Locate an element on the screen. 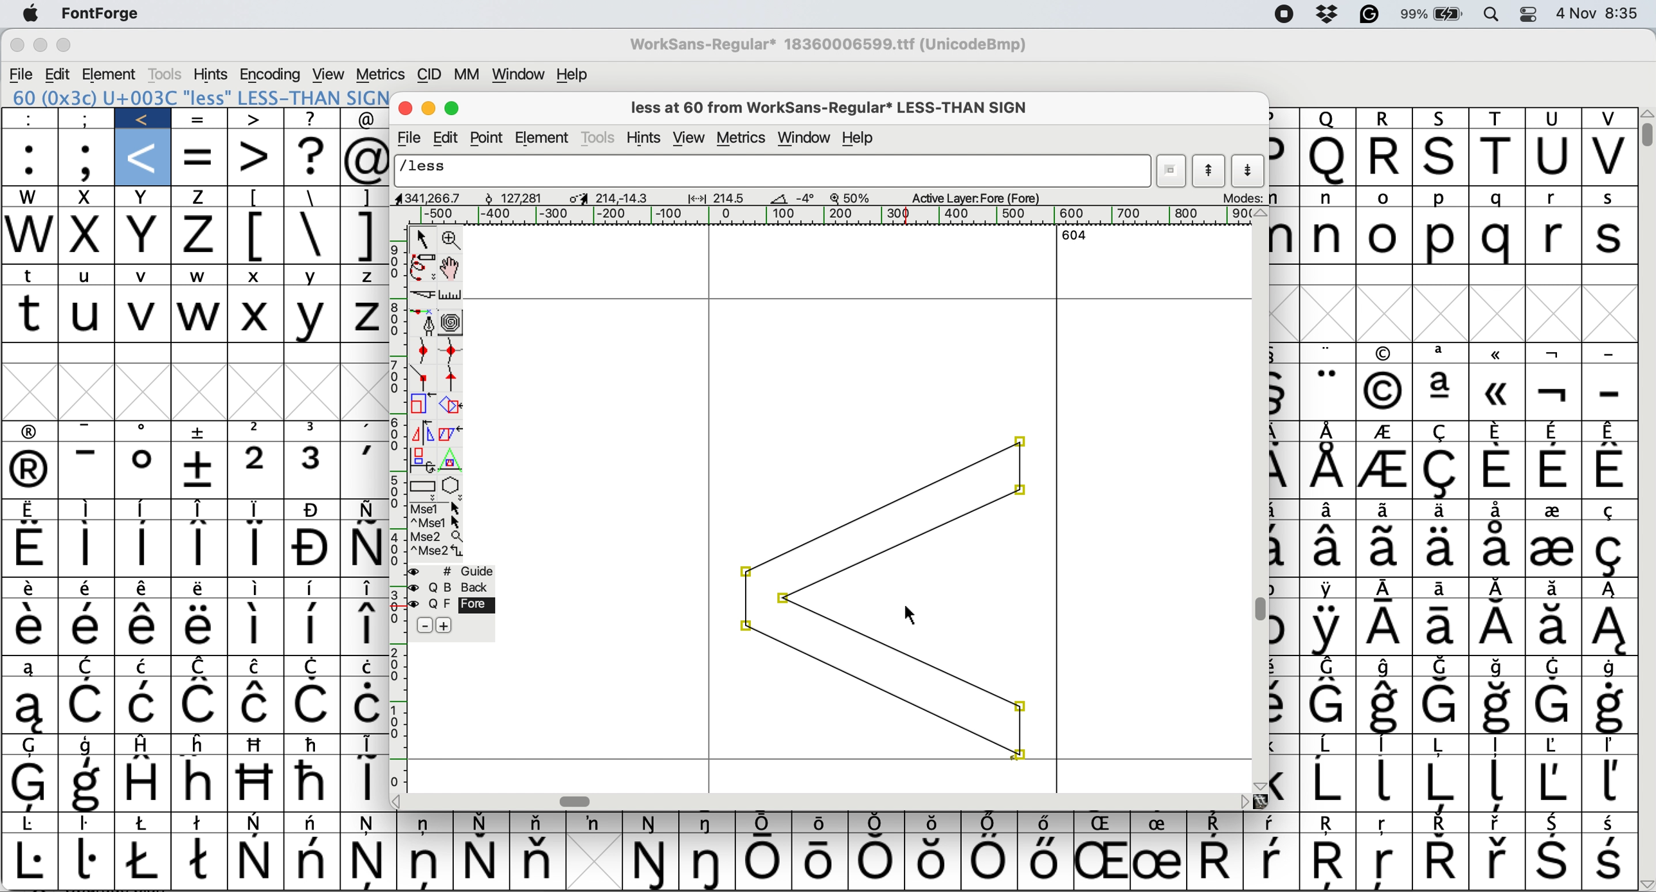  : is located at coordinates (33, 119).